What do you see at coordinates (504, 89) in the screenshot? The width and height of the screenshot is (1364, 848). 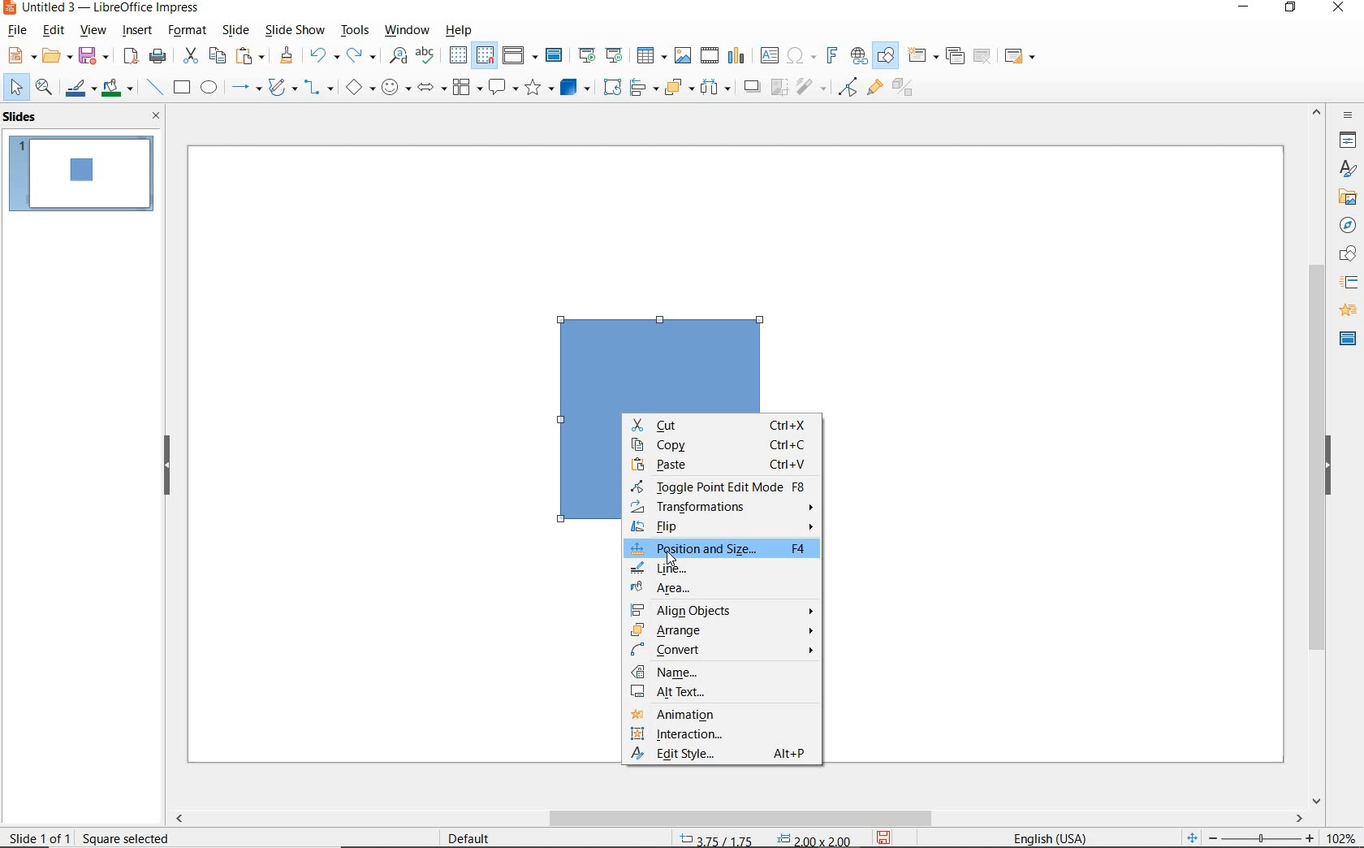 I see `callout shapes` at bounding box center [504, 89].